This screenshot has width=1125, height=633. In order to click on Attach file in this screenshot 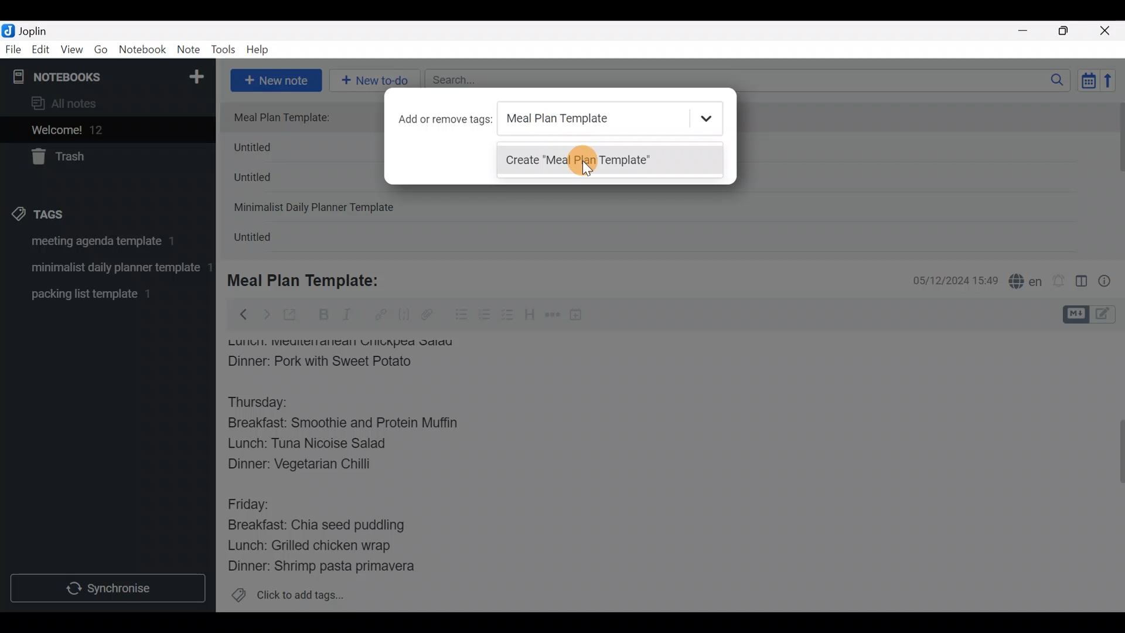, I will do `click(431, 316)`.